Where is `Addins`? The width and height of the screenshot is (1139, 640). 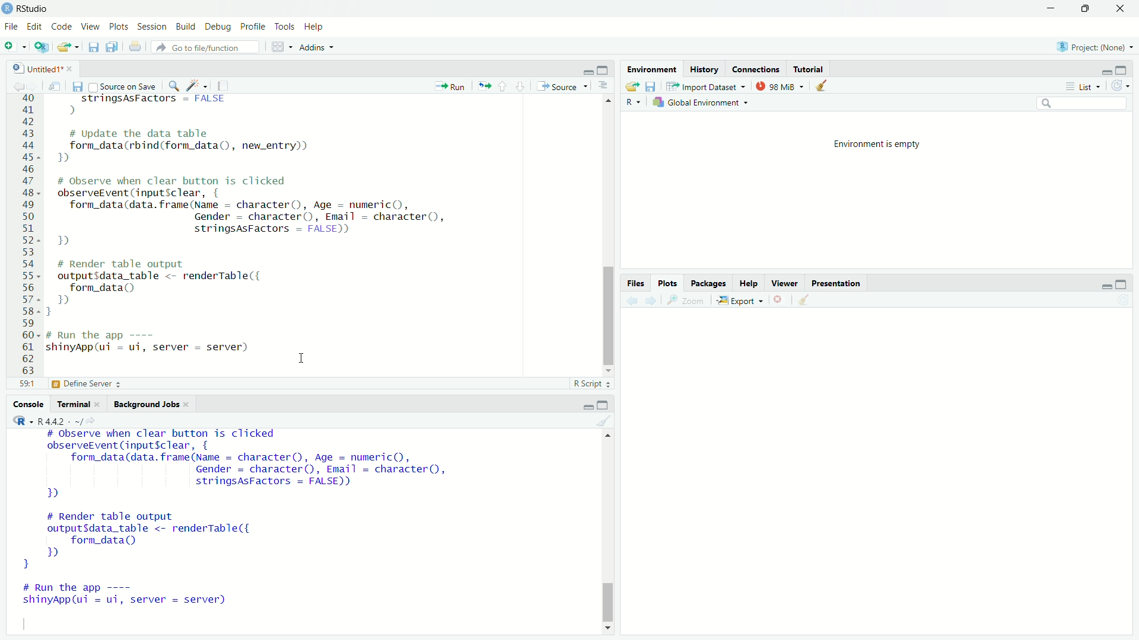
Addins is located at coordinates (317, 46).